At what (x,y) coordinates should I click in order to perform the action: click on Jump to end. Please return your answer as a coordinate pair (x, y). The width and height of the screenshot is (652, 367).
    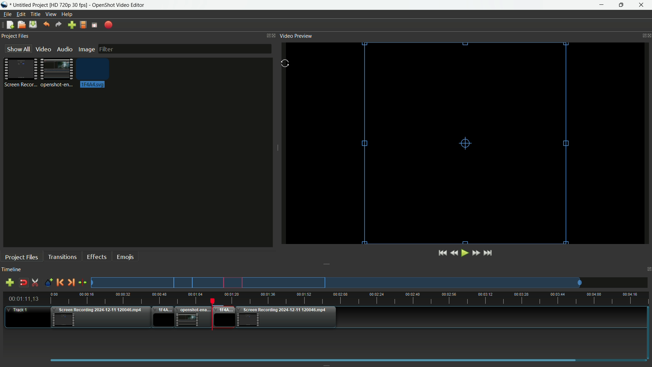
    Looking at the image, I should click on (488, 253).